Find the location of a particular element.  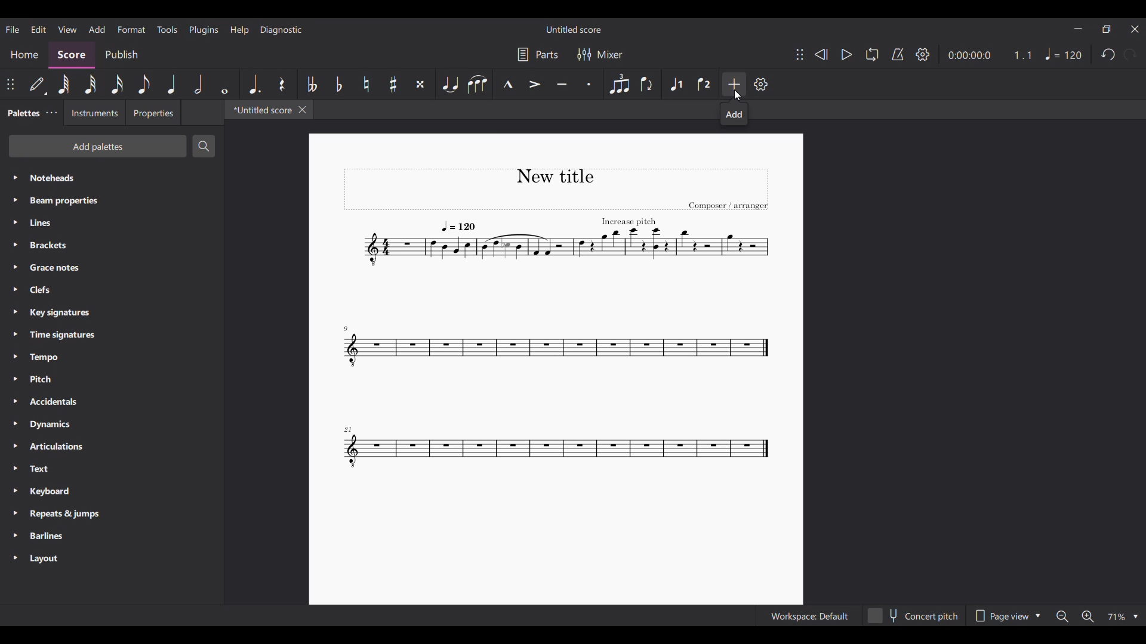

Keyboard is located at coordinates (112, 491).